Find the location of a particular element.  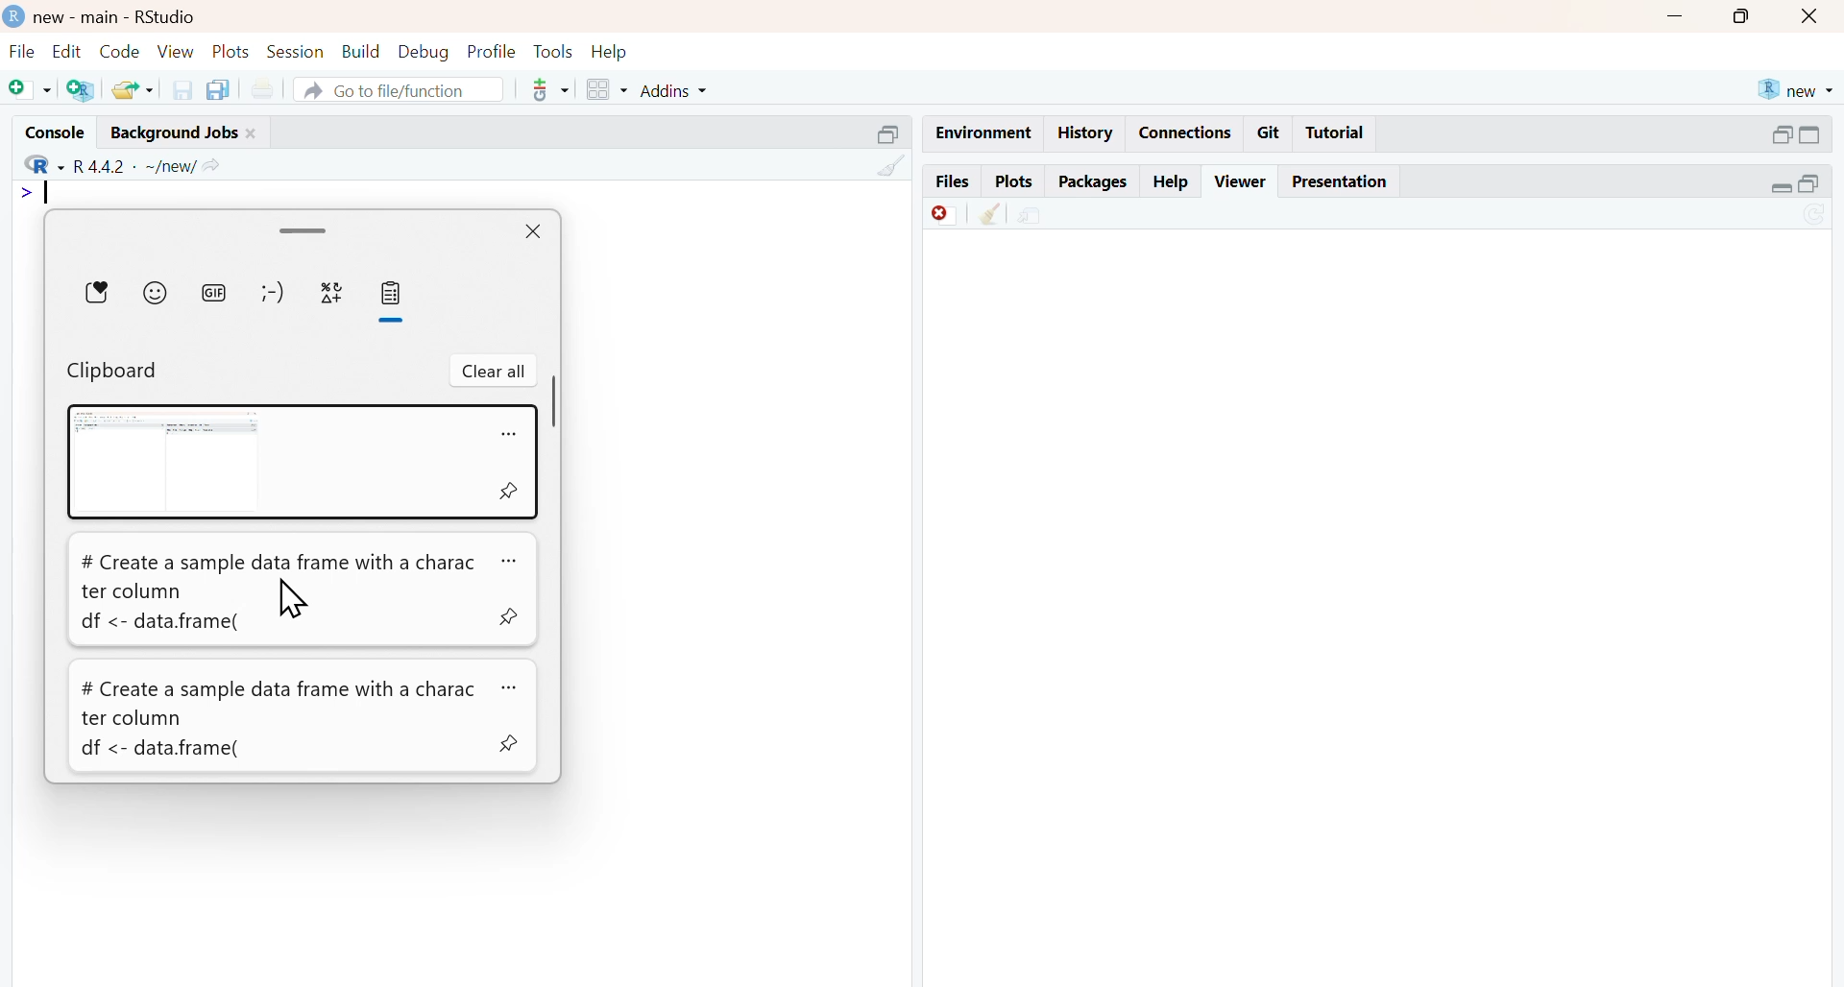

help is located at coordinates (1172, 181).